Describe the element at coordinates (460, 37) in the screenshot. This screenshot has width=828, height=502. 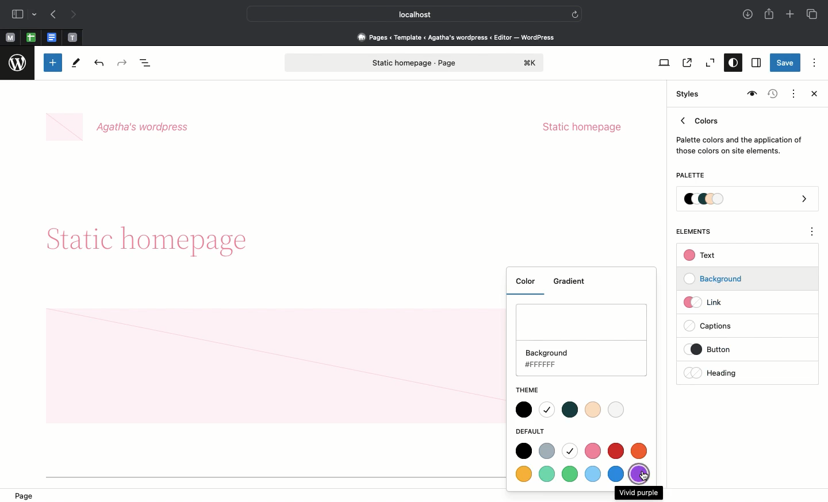
I see `Pages < Template <Agatha's wordpress < editor - wordpress` at that location.